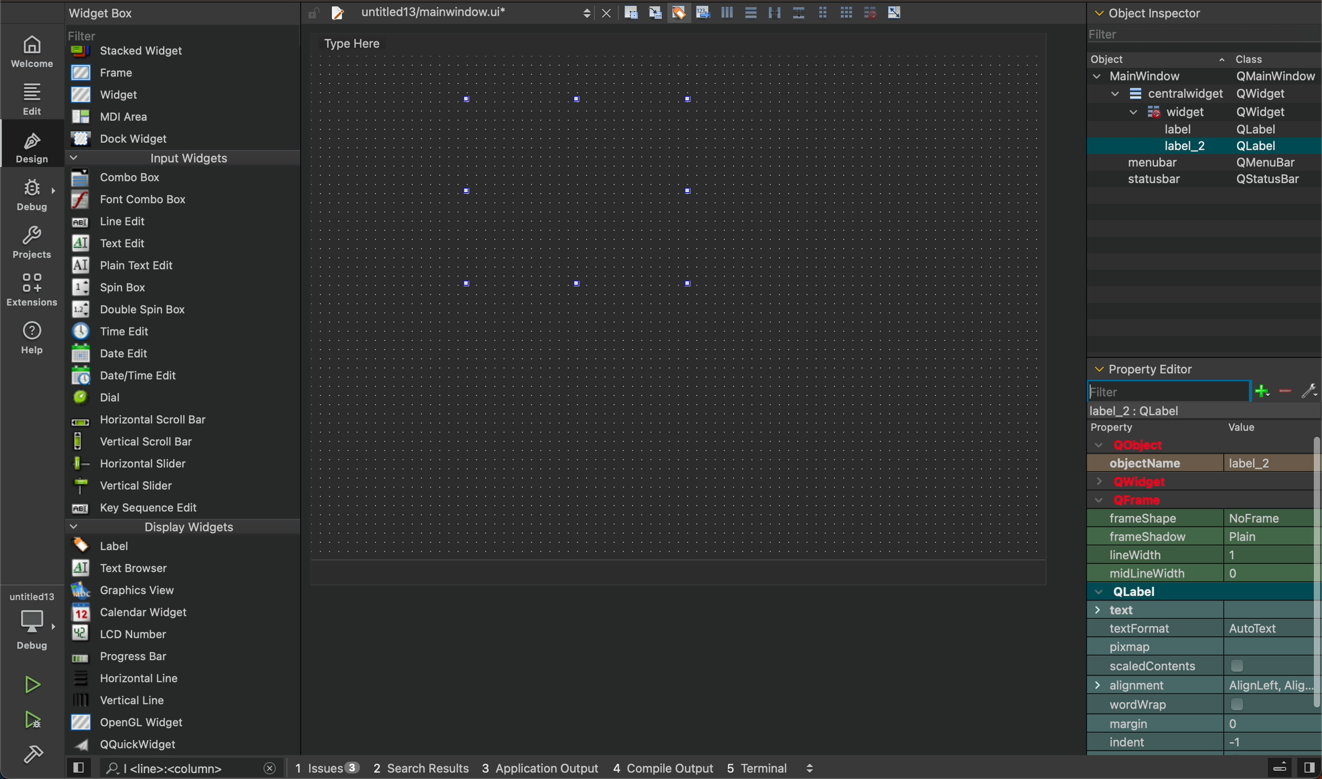  What do you see at coordinates (33, 51) in the screenshot?
I see `welcome` at bounding box center [33, 51].